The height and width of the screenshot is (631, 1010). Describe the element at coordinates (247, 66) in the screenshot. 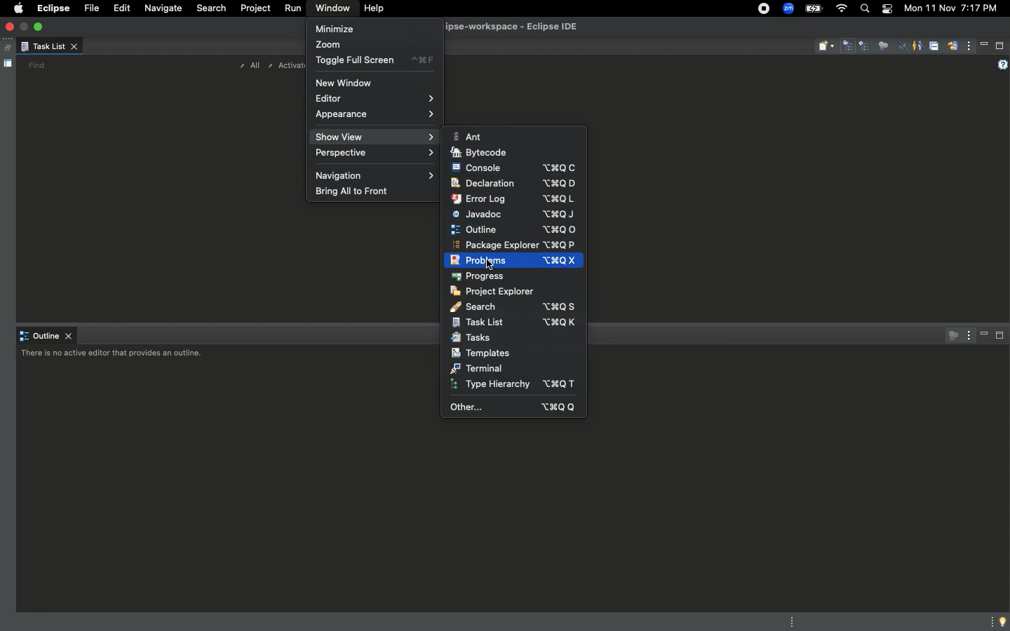

I see `All` at that location.